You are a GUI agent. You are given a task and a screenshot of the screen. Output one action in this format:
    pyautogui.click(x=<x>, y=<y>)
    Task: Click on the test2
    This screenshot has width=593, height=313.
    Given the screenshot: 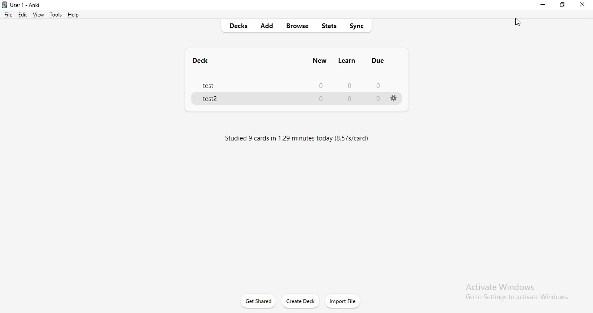 What is the action you would take?
    pyautogui.click(x=211, y=100)
    